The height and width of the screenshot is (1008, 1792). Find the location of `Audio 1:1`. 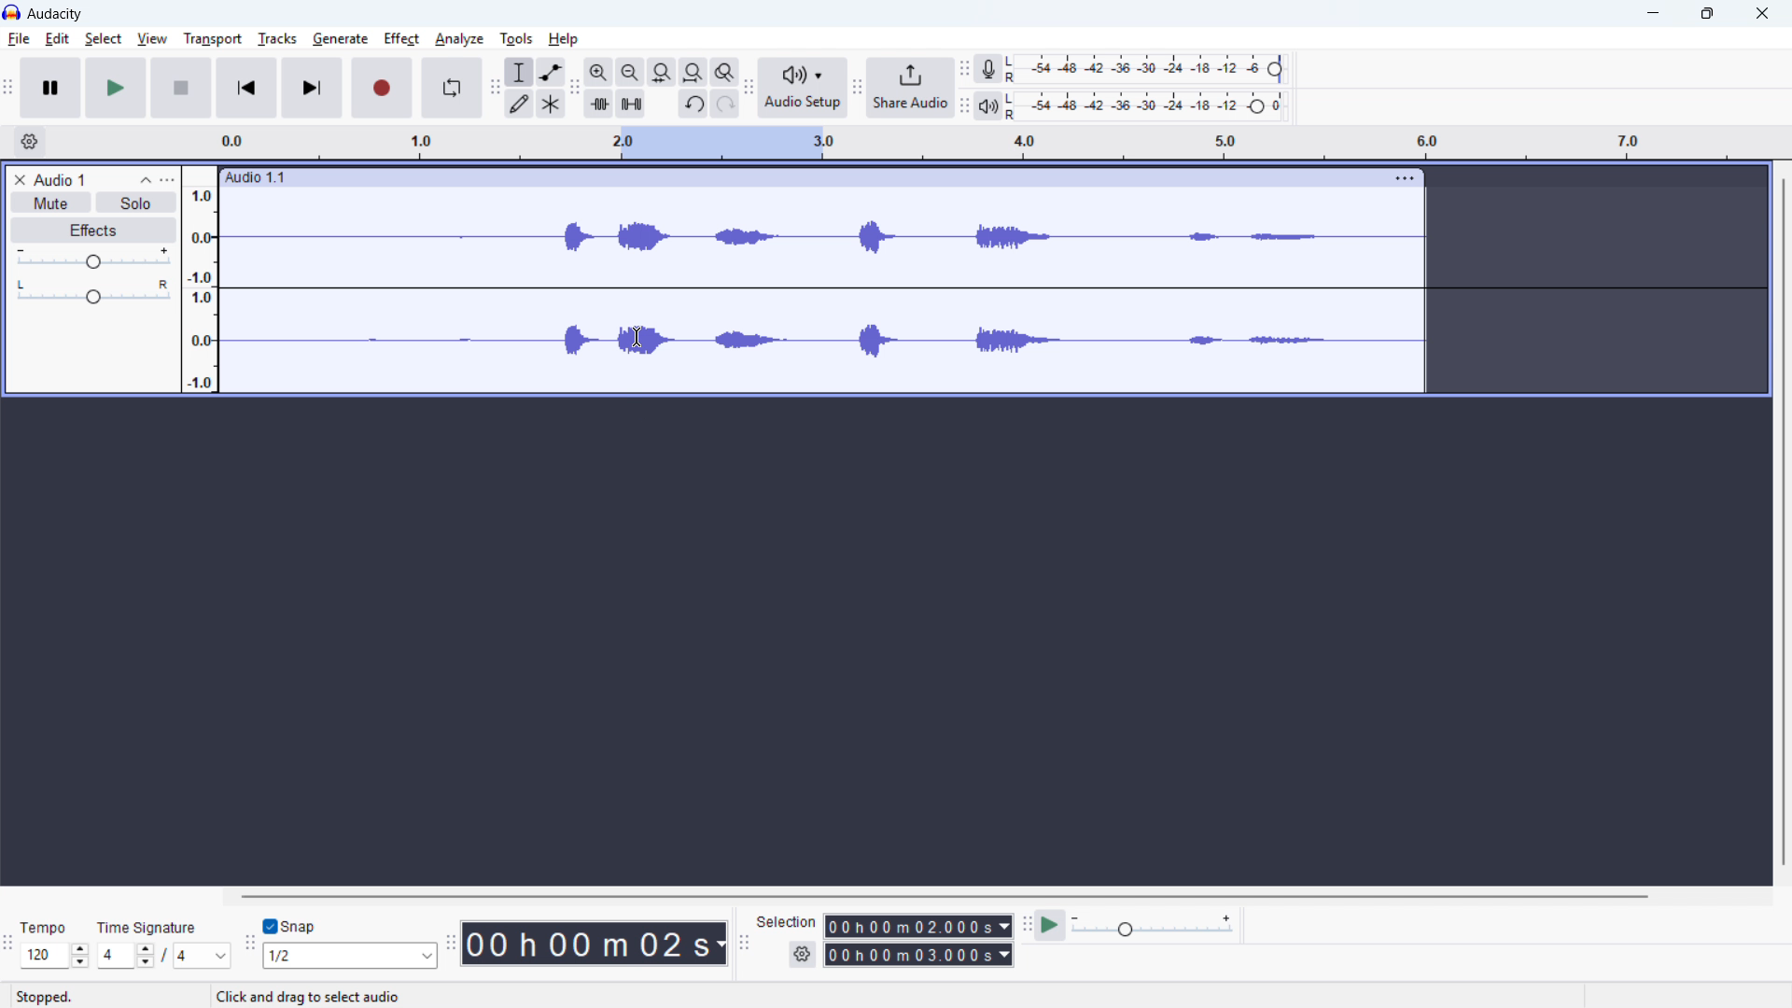

Audio 1:1 is located at coordinates (799, 177).